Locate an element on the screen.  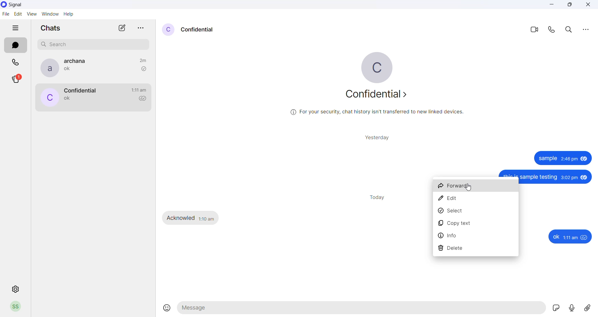
Acknowled is located at coordinates (181, 218).